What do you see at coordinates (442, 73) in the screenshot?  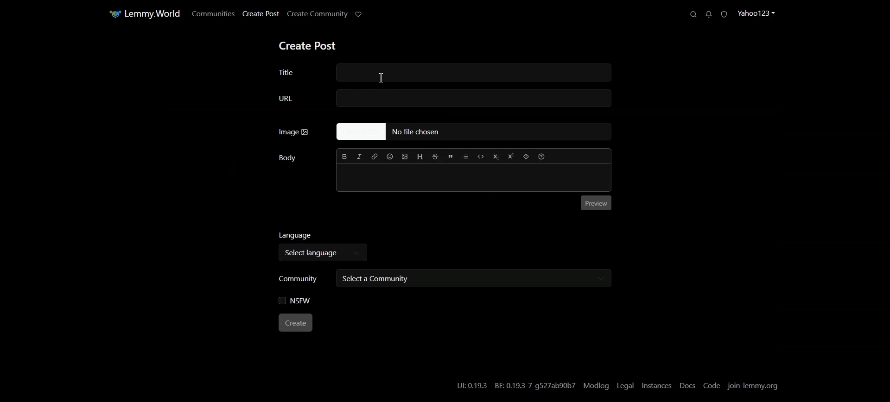 I see `Title` at bounding box center [442, 73].